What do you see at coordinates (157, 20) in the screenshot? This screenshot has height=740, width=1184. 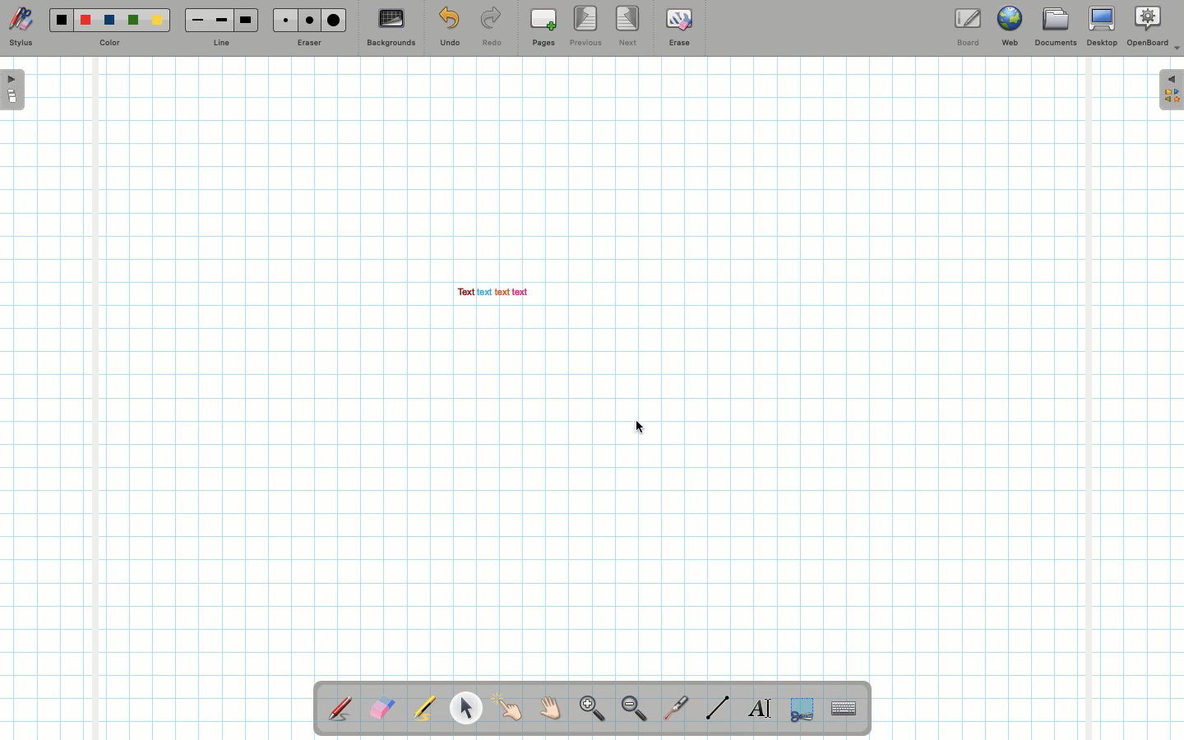 I see `Yellow` at bounding box center [157, 20].